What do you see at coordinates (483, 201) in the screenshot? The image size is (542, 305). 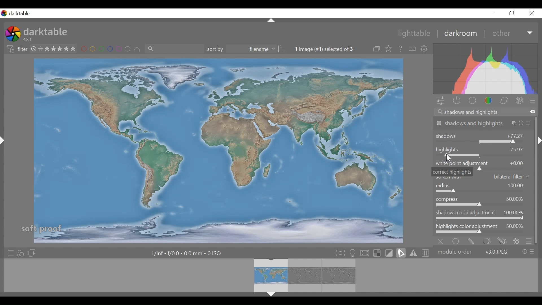 I see `compress` at bounding box center [483, 201].